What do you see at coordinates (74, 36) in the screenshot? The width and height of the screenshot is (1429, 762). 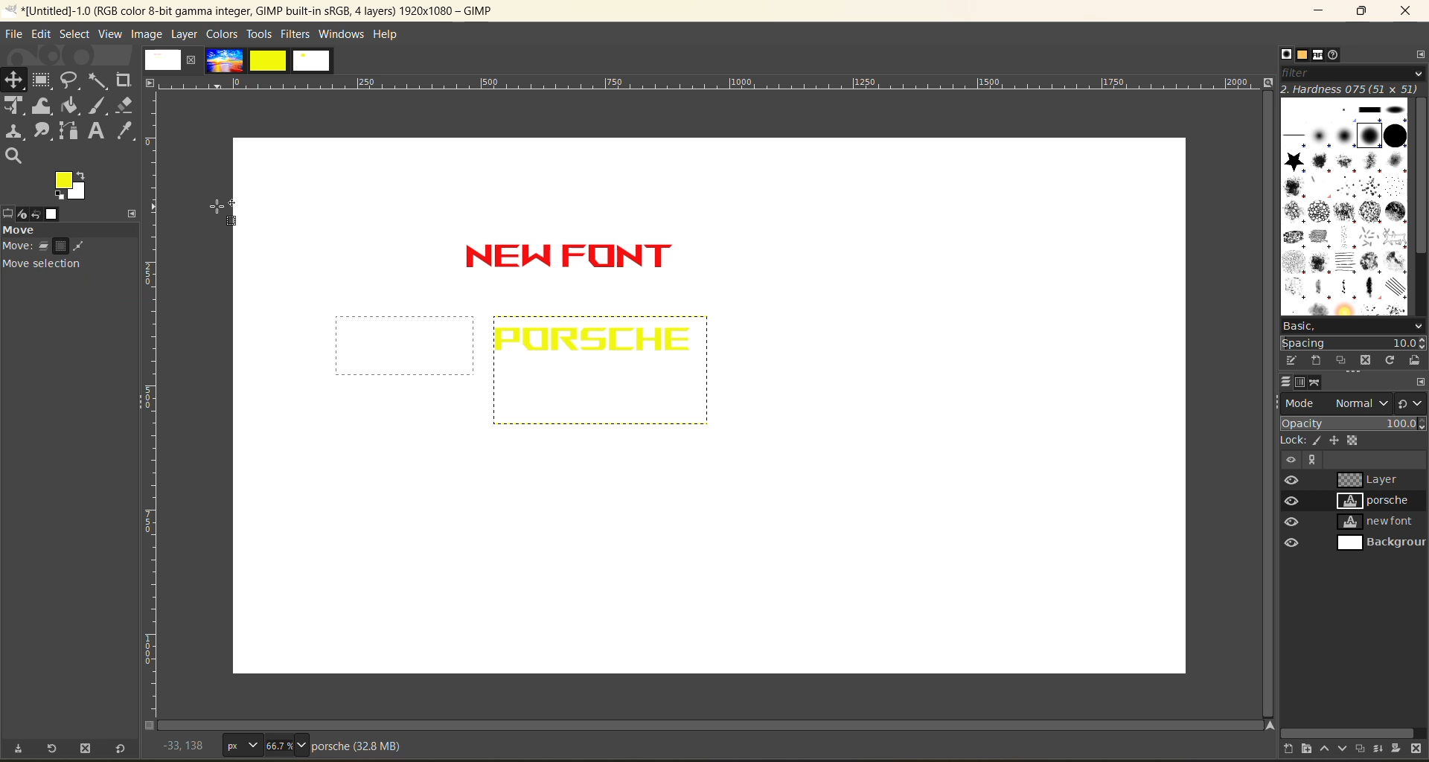 I see `select` at bounding box center [74, 36].